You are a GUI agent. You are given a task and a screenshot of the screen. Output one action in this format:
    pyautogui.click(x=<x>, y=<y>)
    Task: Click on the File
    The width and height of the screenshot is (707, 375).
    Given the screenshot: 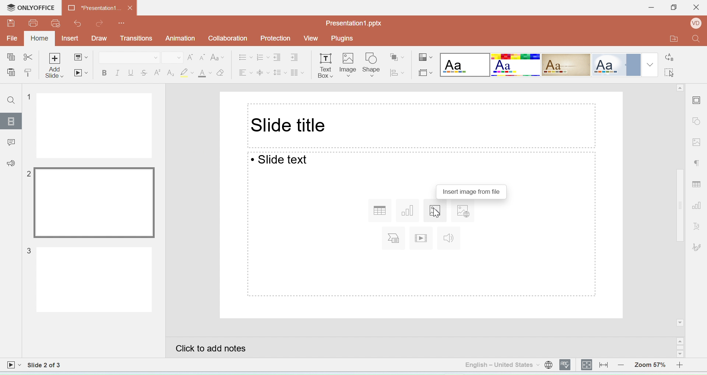 What is the action you would take?
    pyautogui.click(x=13, y=38)
    